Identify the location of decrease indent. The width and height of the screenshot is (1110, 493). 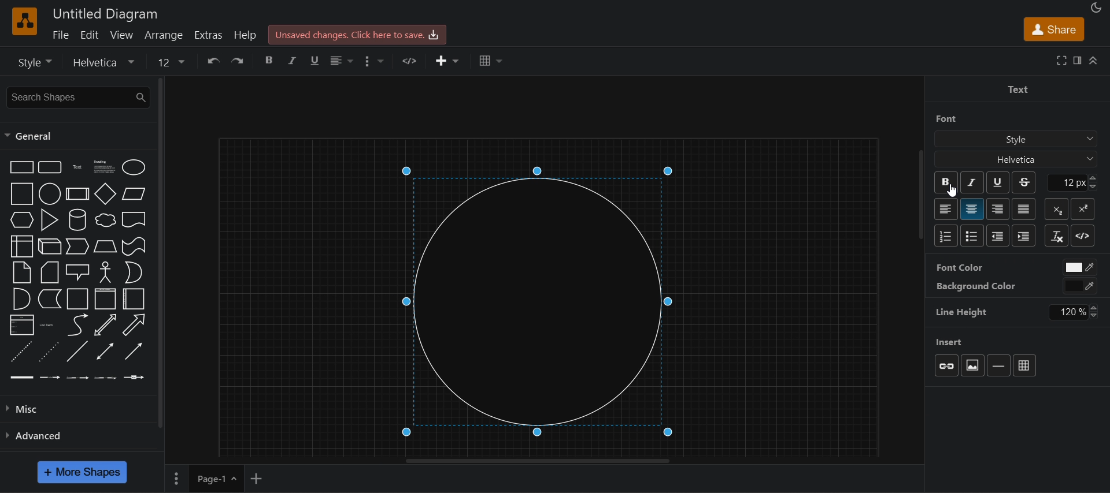
(996, 237).